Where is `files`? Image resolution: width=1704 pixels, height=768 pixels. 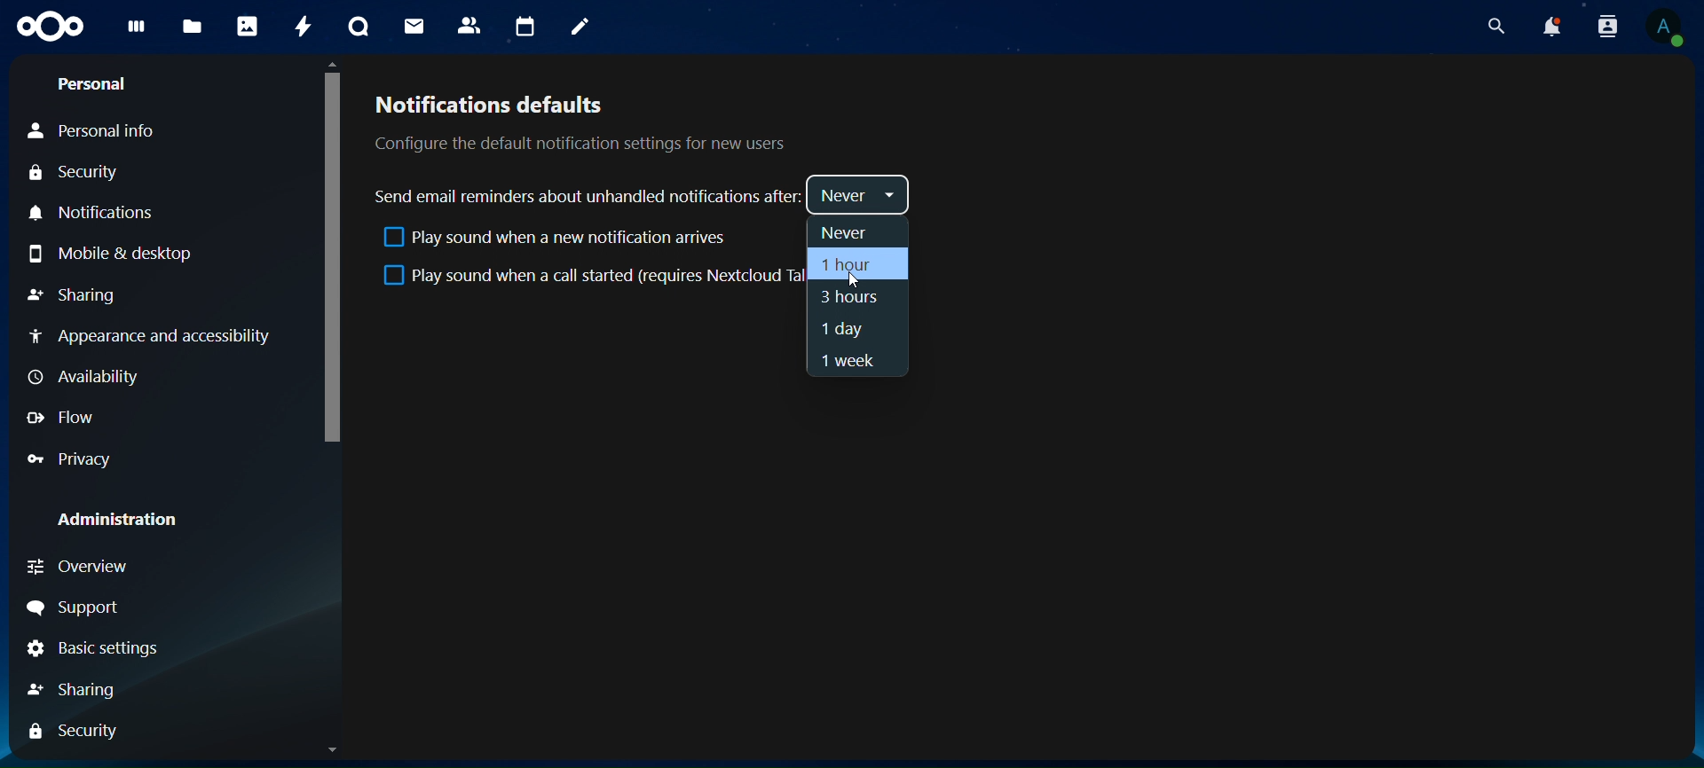
files is located at coordinates (191, 27).